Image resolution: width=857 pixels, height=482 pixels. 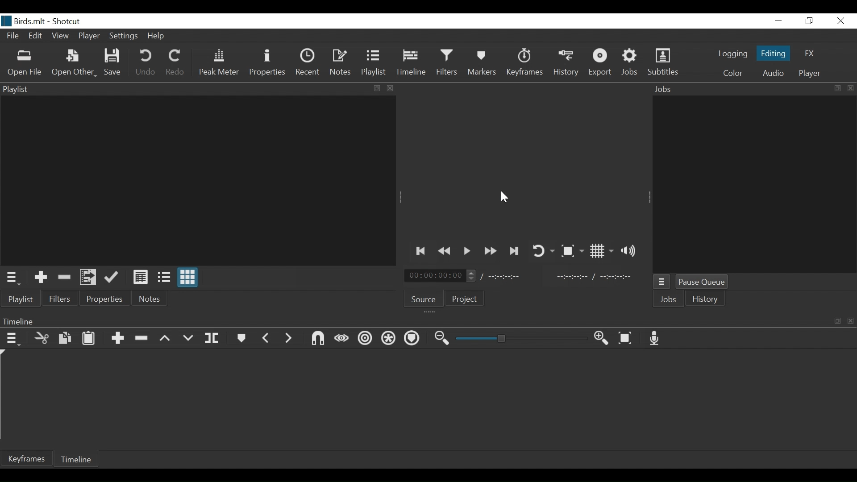 What do you see at coordinates (89, 338) in the screenshot?
I see `Paste` at bounding box center [89, 338].